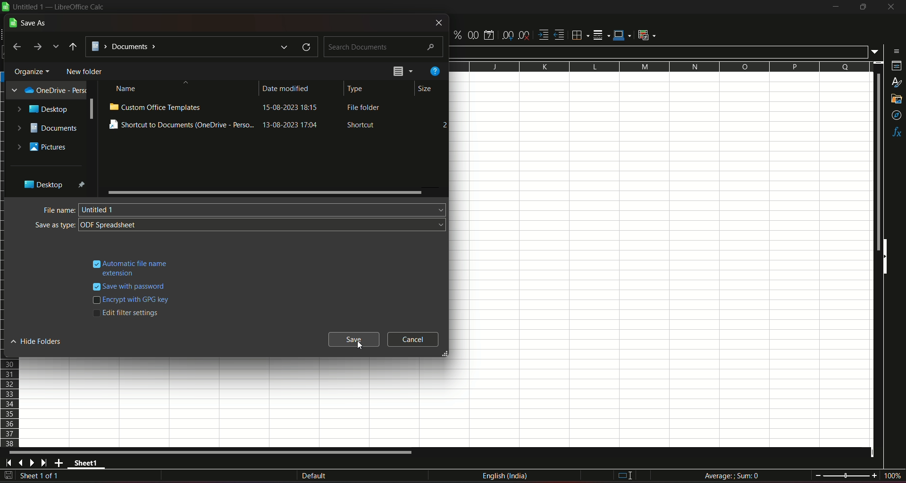 This screenshot has width=906, height=483. Describe the element at coordinates (509, 35) in the screenshot. I see `add decimal point` at that location.